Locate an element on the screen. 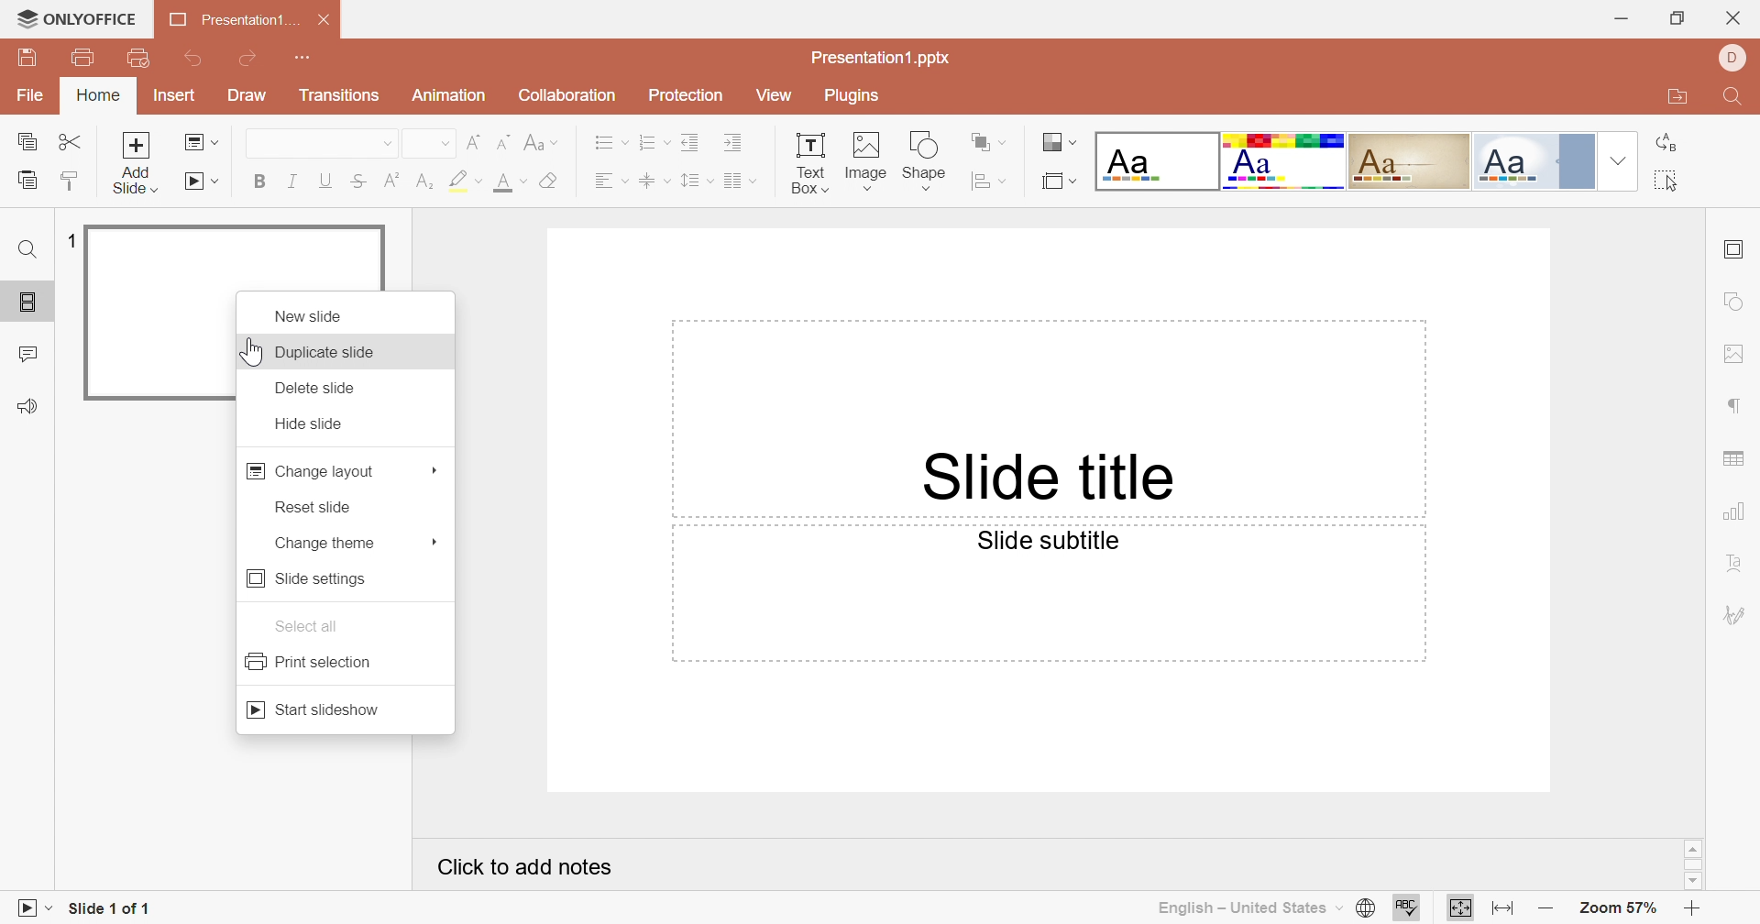  Increment font size is located at coordinates (470, 138).